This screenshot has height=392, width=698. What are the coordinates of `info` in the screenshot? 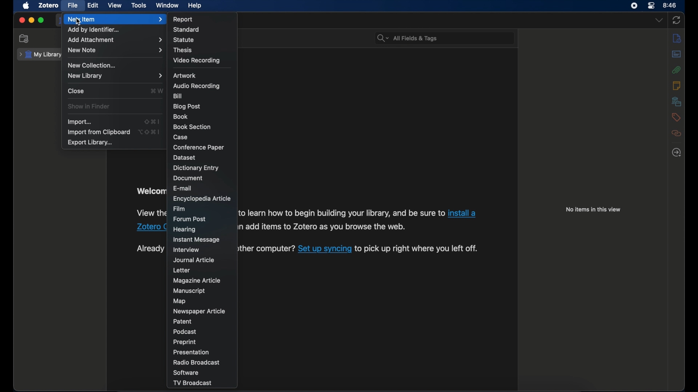 It's located at (678, 38).